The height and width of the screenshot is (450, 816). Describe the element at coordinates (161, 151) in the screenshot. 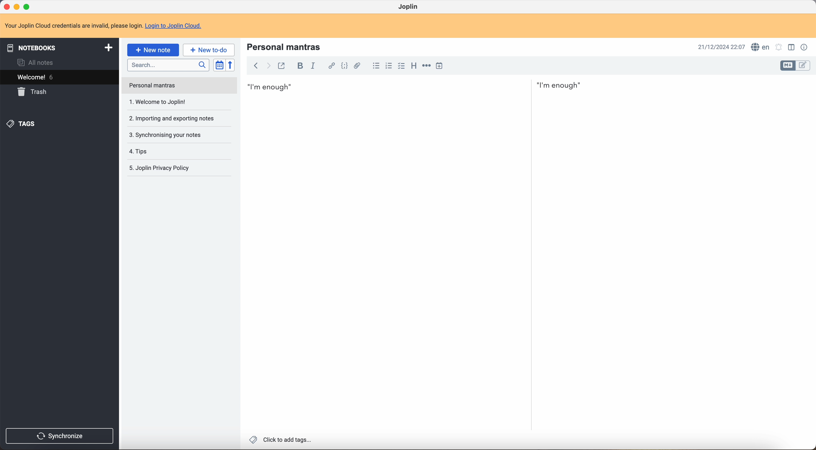

I see `Joplin privacy policy` at that location.